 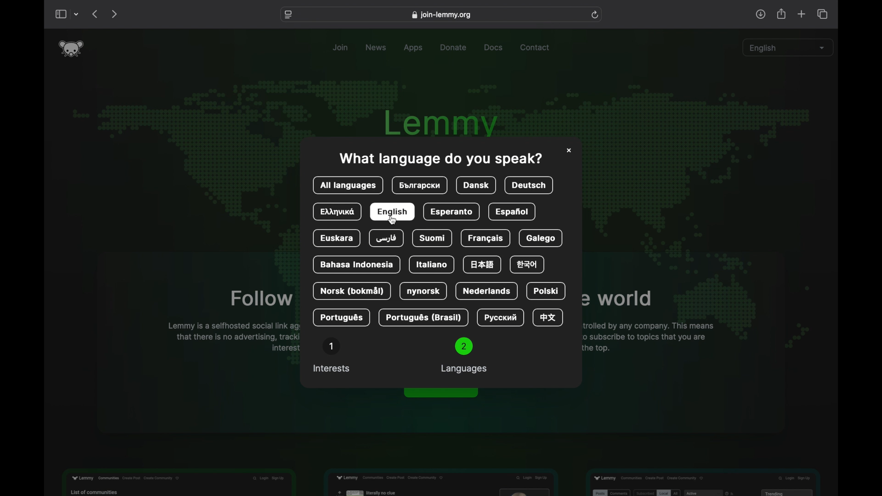 I want to click on norsk, so click(x=352, y=291).